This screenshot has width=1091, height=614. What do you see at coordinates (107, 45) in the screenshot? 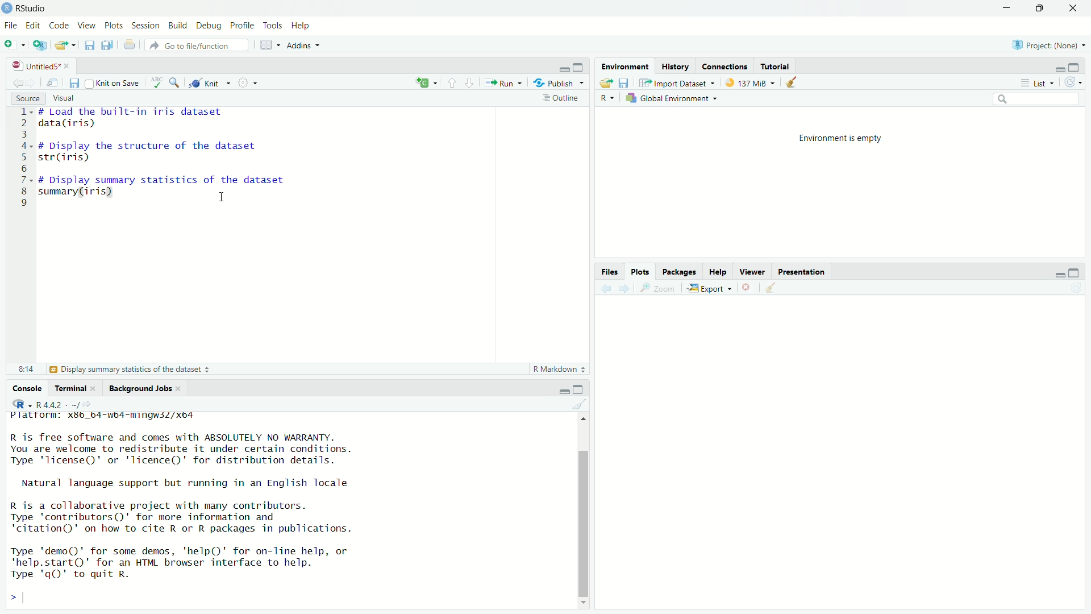
I see `Save all open files` at bounding box center [107, 45].